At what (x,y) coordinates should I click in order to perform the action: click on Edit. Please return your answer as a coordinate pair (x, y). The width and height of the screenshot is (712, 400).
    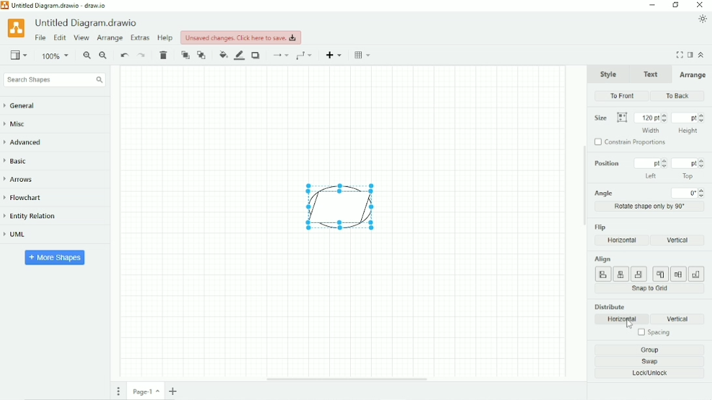
    Looking at the image, I should click on (59, 38).